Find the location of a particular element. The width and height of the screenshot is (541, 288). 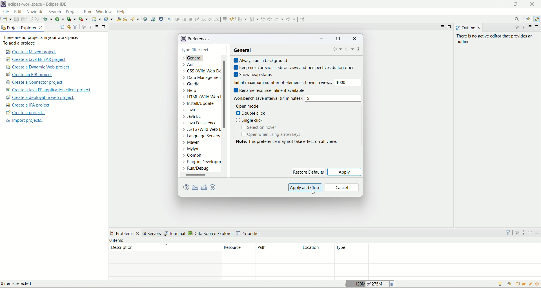

Java Persistence is located at coordinates (201, 124).